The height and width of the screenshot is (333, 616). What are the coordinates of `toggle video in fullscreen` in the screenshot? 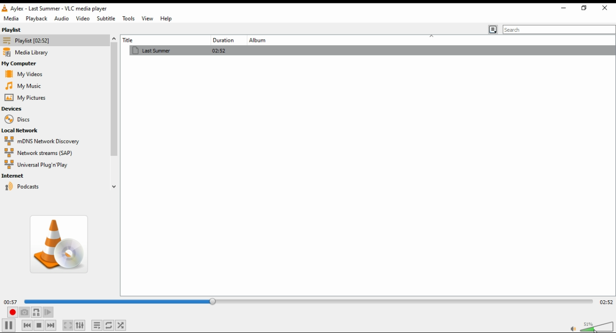 It's located at (67, 325).